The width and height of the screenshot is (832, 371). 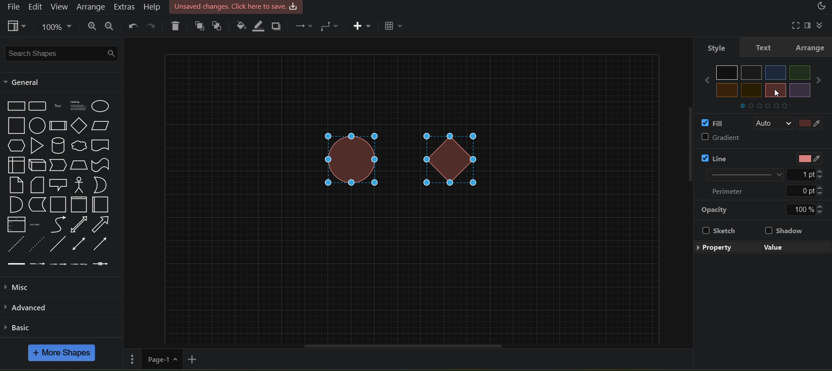 What do you see at coordinates (717, 122) in the screenshot?
I see `fill ` at bounding box center [717, 122].